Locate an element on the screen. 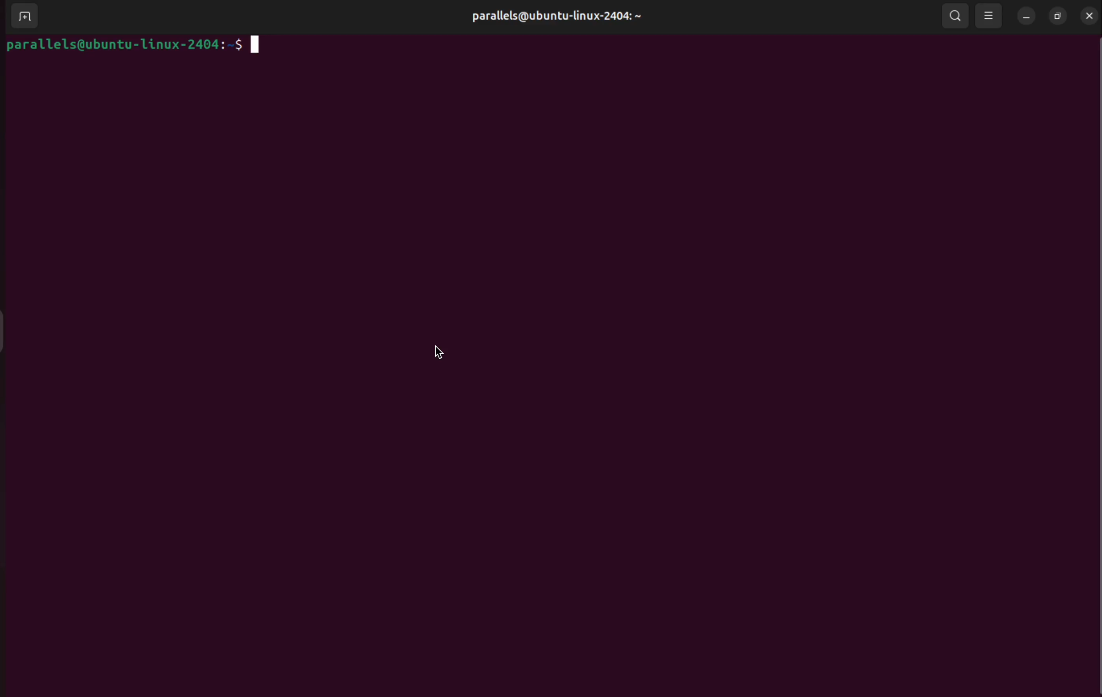 This screenshot has width=1102, height=697. cursor is located at coordinates (441, 354).